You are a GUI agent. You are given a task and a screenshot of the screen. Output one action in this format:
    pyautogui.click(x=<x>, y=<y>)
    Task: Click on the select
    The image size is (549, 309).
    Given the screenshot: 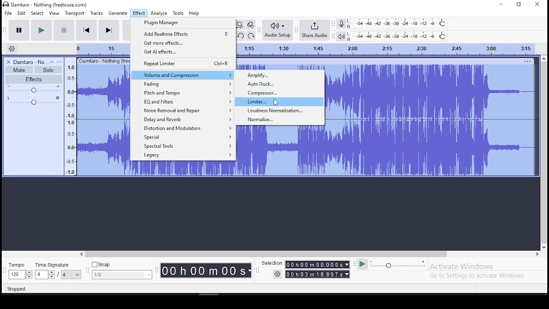 What is the action you would take?
    pyautogui.click(x=37, y=13)
    